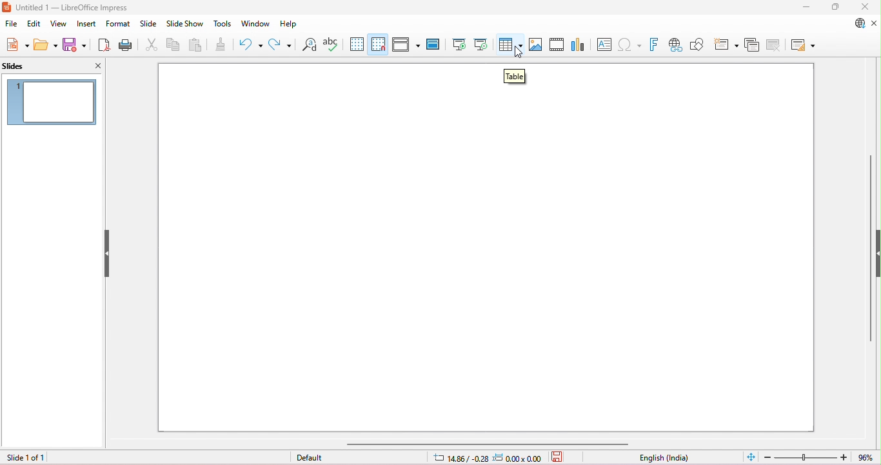 The height and width of the screenshot is (465, 881). Describe the element at coordinates (256, 24) in the screenshot. I see `window` at that location.